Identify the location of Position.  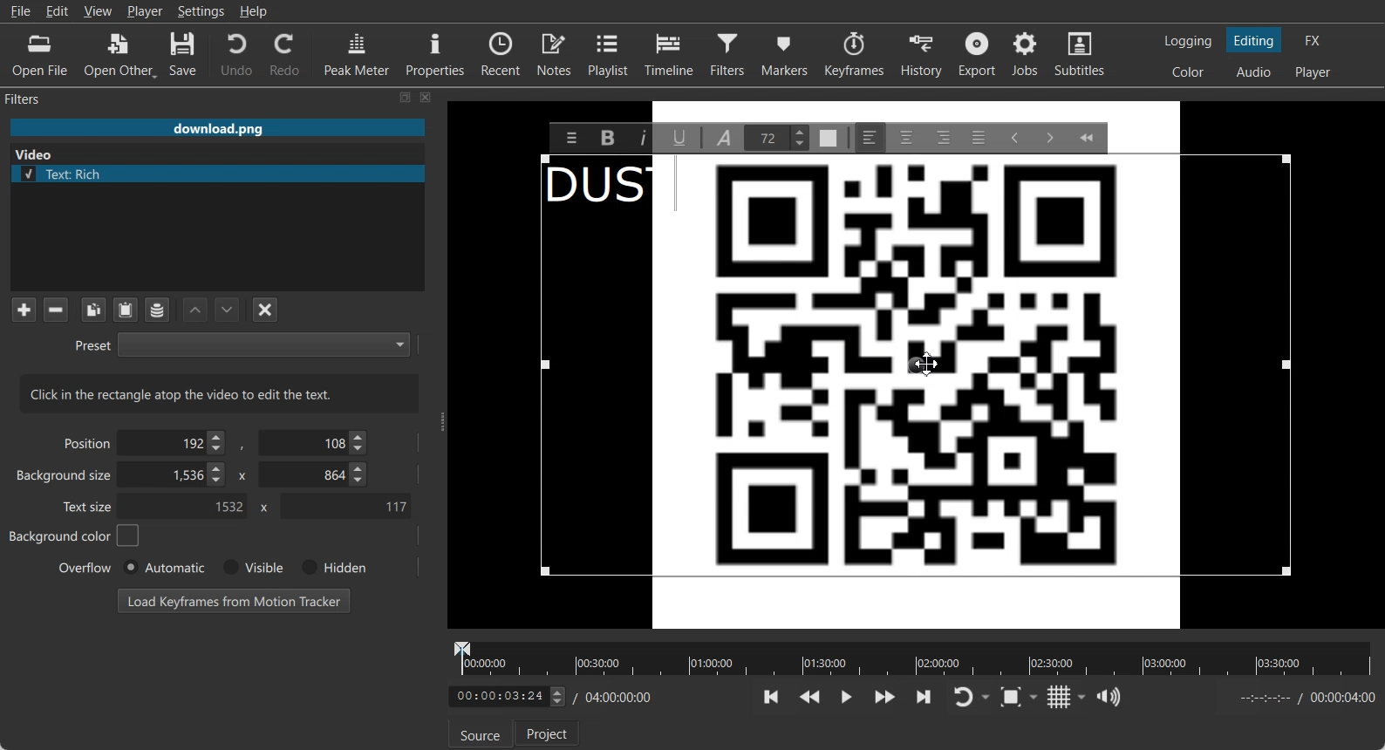
(84, 442).